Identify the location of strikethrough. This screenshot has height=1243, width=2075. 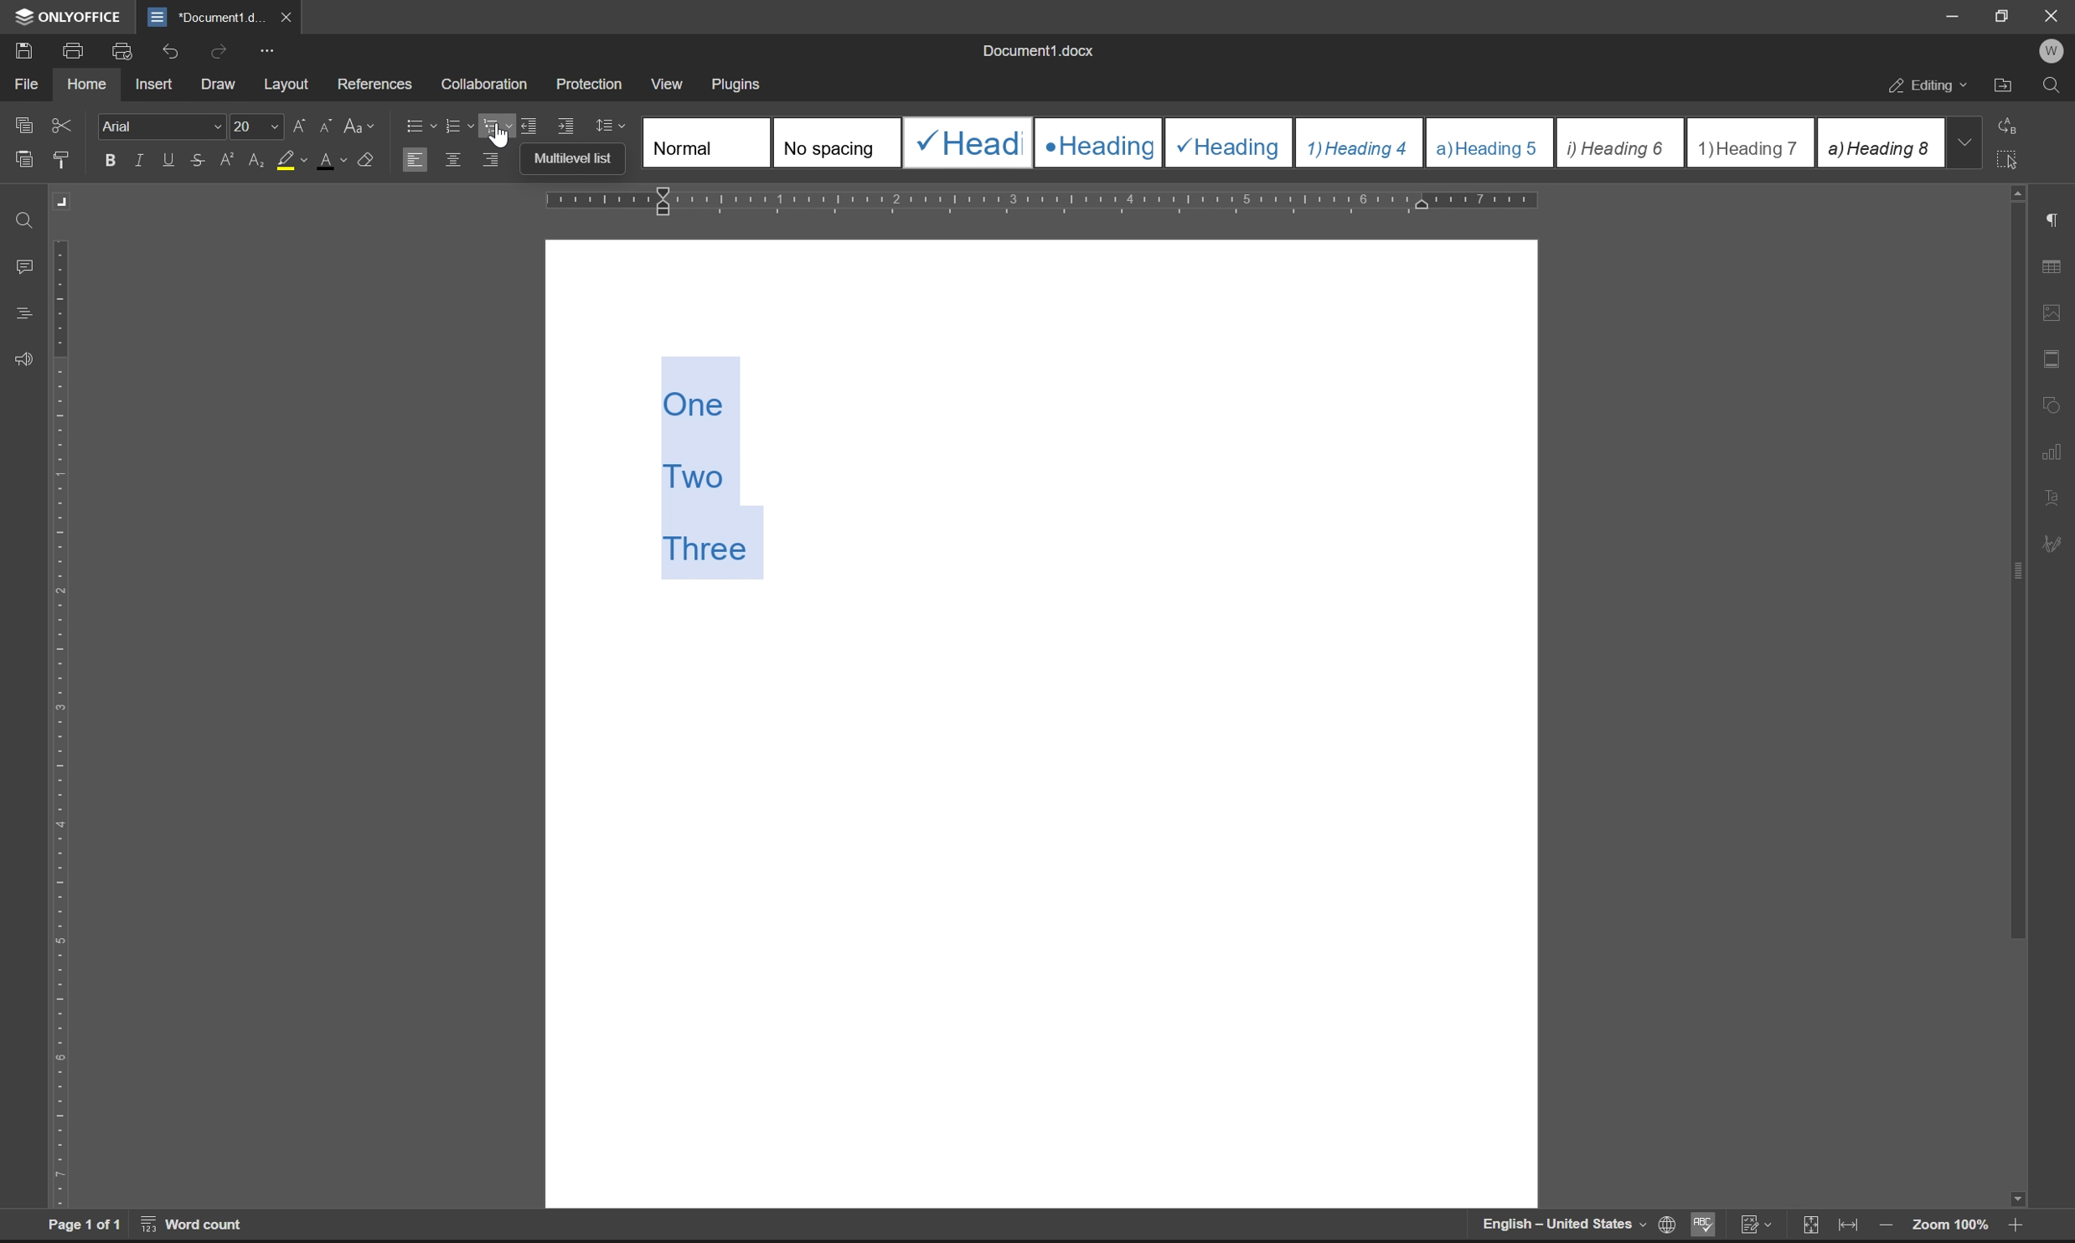
(199, 159).